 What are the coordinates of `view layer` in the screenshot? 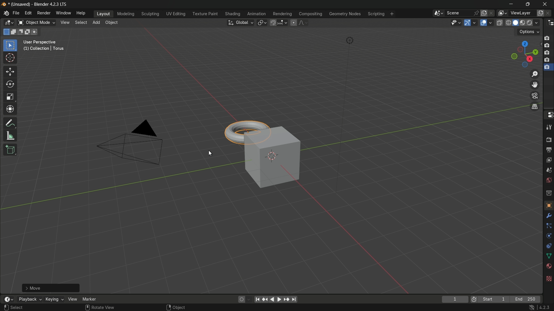 It's located at (501, 13).